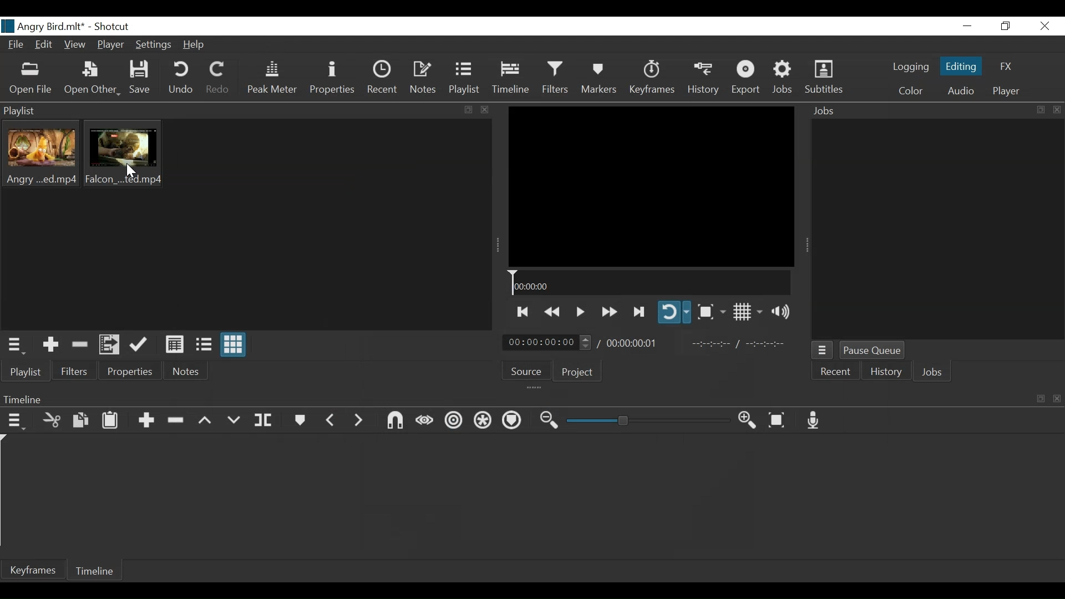  What do you see at coordinates (26, 372) in the screenshot?
I see `Playlist` at bounding box center [26, 372].